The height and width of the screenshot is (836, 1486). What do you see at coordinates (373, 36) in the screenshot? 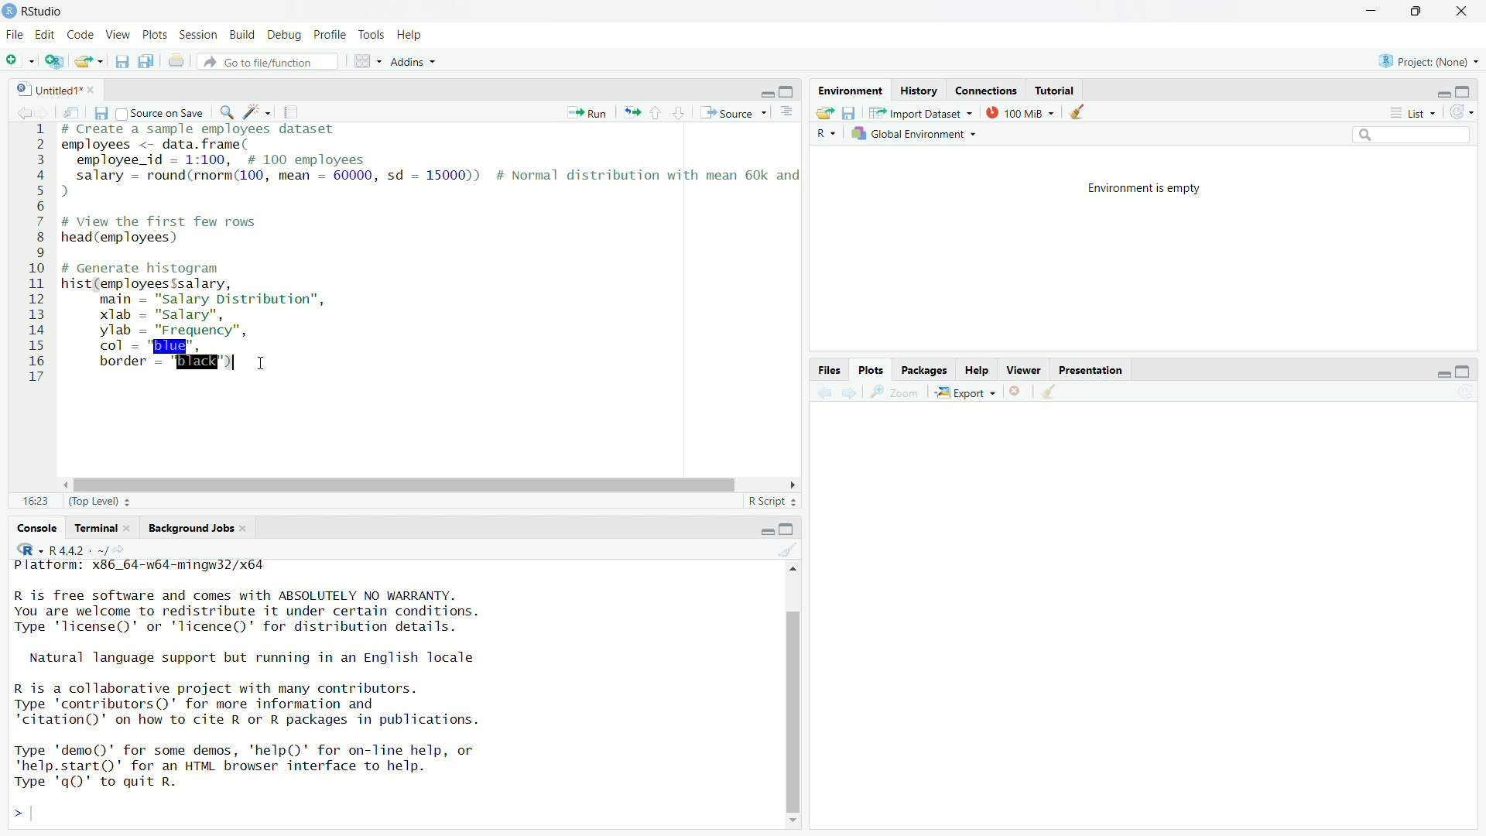
I see `Tools` at bounding box center [373, 36].